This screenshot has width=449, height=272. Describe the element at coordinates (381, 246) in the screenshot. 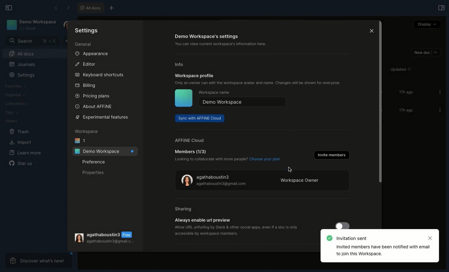

I see `Invitation sent` at that location.